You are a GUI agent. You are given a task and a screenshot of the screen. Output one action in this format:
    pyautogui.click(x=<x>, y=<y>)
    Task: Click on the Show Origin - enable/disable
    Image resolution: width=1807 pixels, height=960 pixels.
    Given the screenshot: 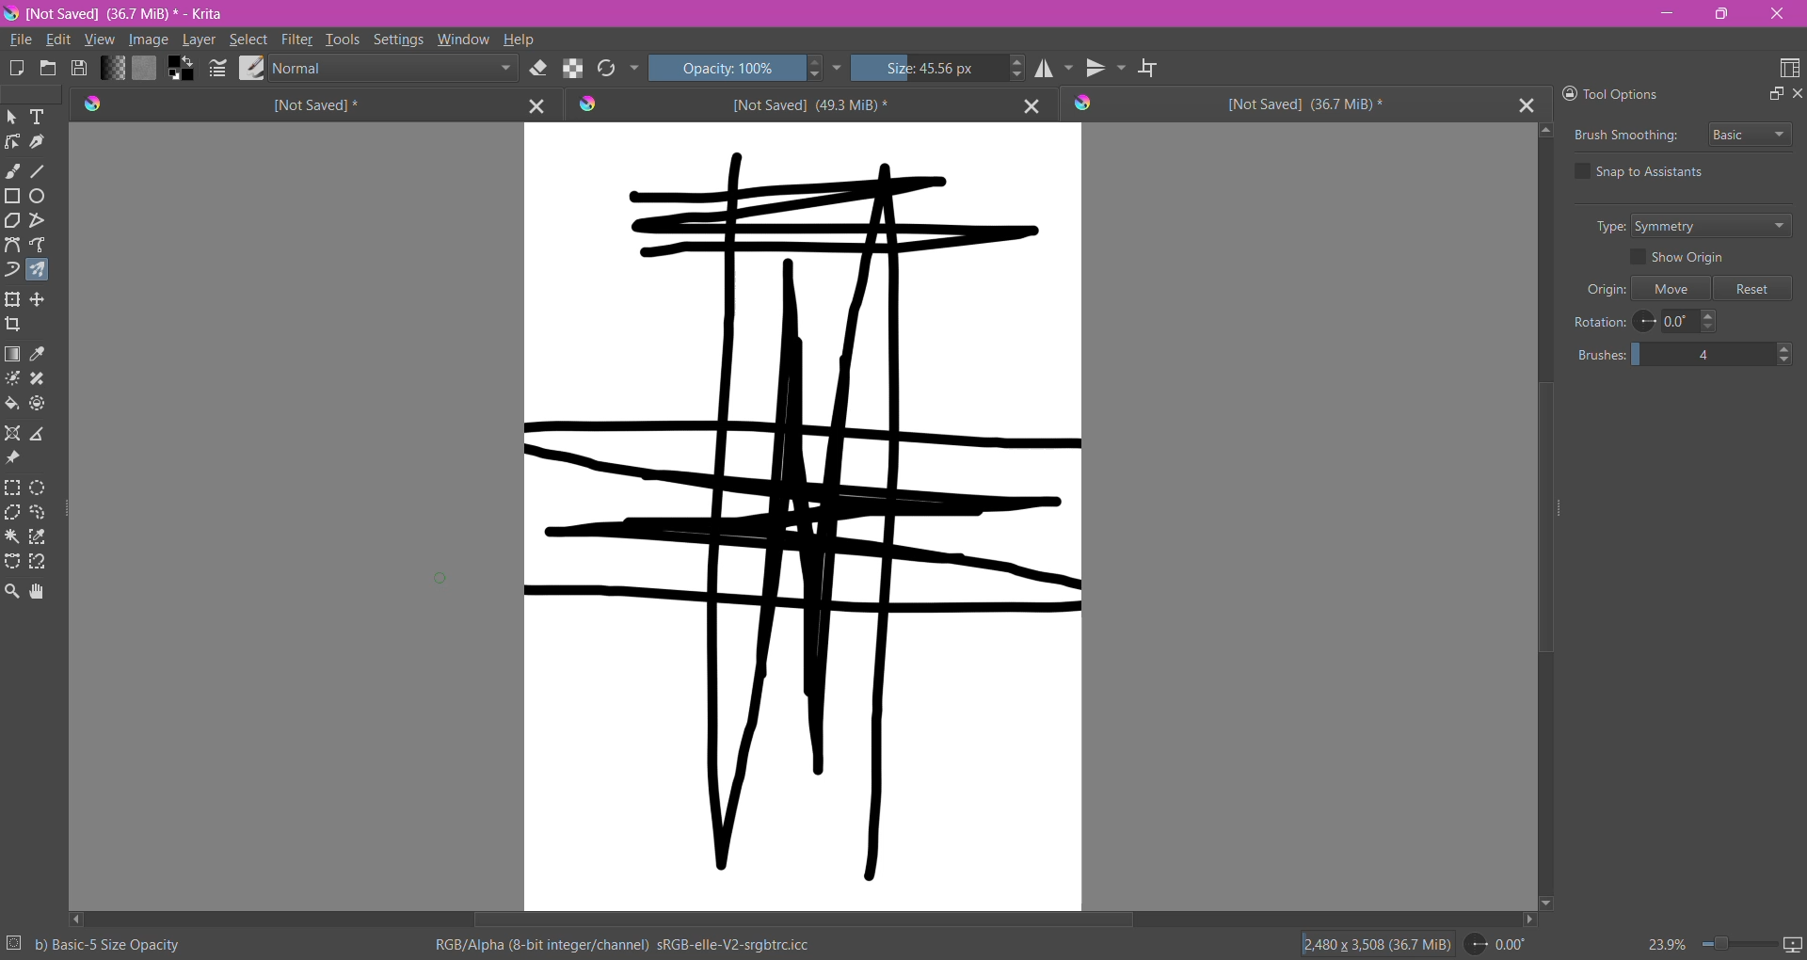 What is the action you would take?
    pyautogui.click(x=1684, y=258)
    